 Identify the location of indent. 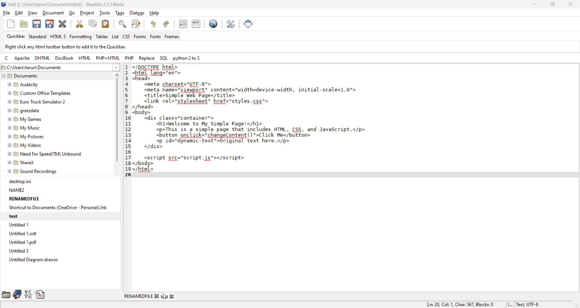
(195, 24).